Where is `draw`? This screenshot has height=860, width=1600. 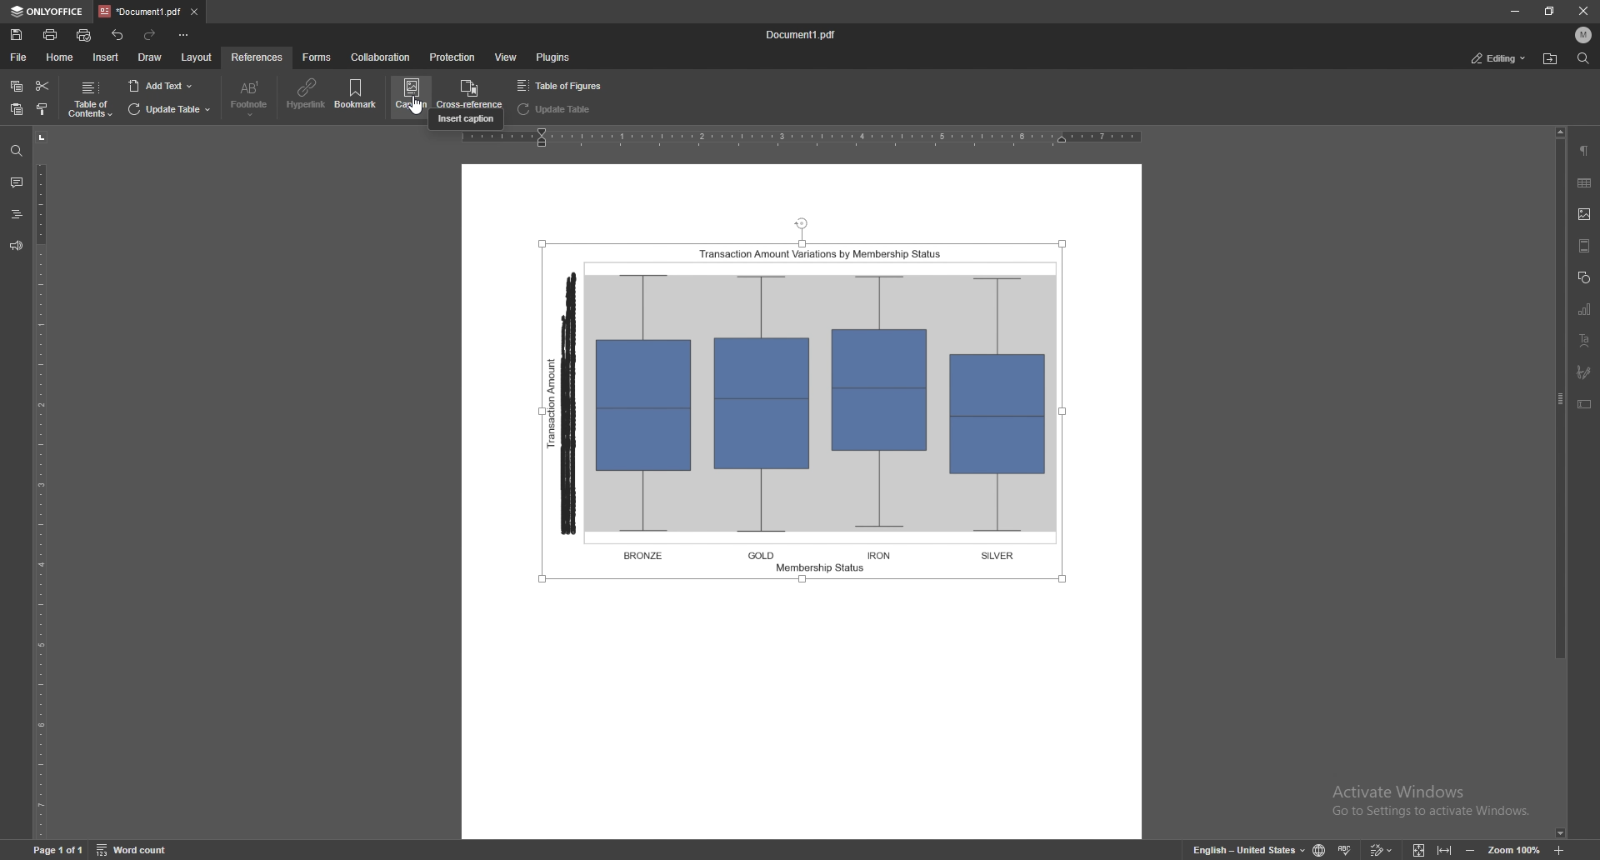 draw is located at coordinates (151, 57).